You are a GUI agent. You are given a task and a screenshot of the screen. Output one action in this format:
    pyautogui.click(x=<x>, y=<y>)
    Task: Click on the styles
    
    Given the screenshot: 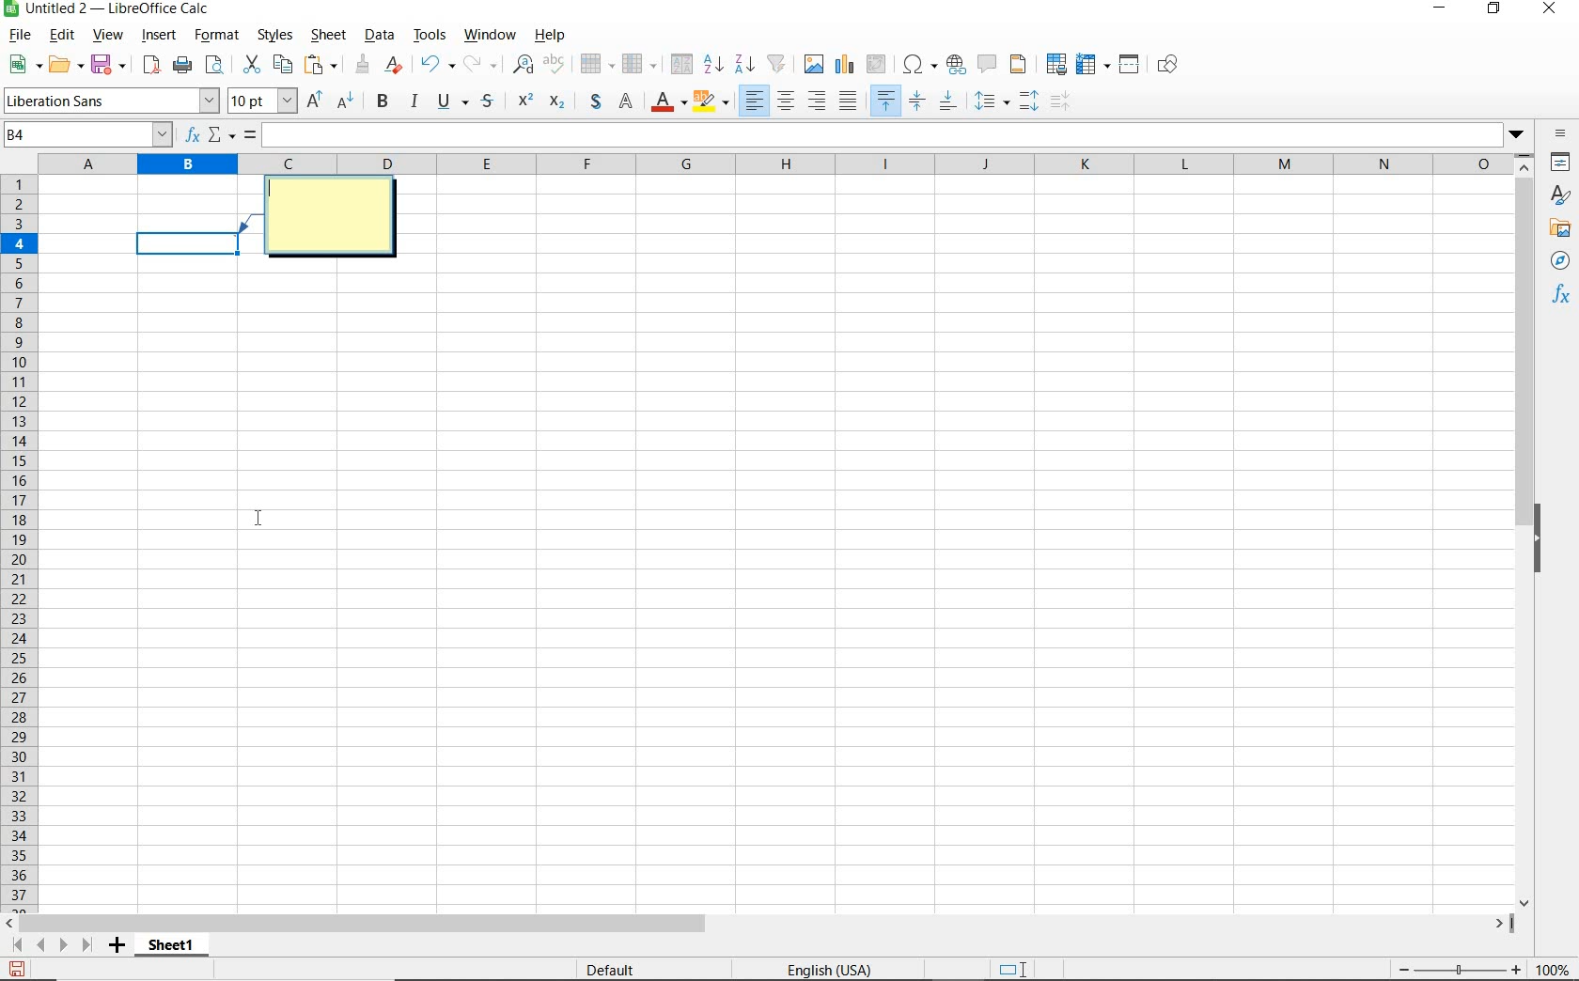 What is the action you would take?
    pyautogui.click(x=1560, y=192)
    